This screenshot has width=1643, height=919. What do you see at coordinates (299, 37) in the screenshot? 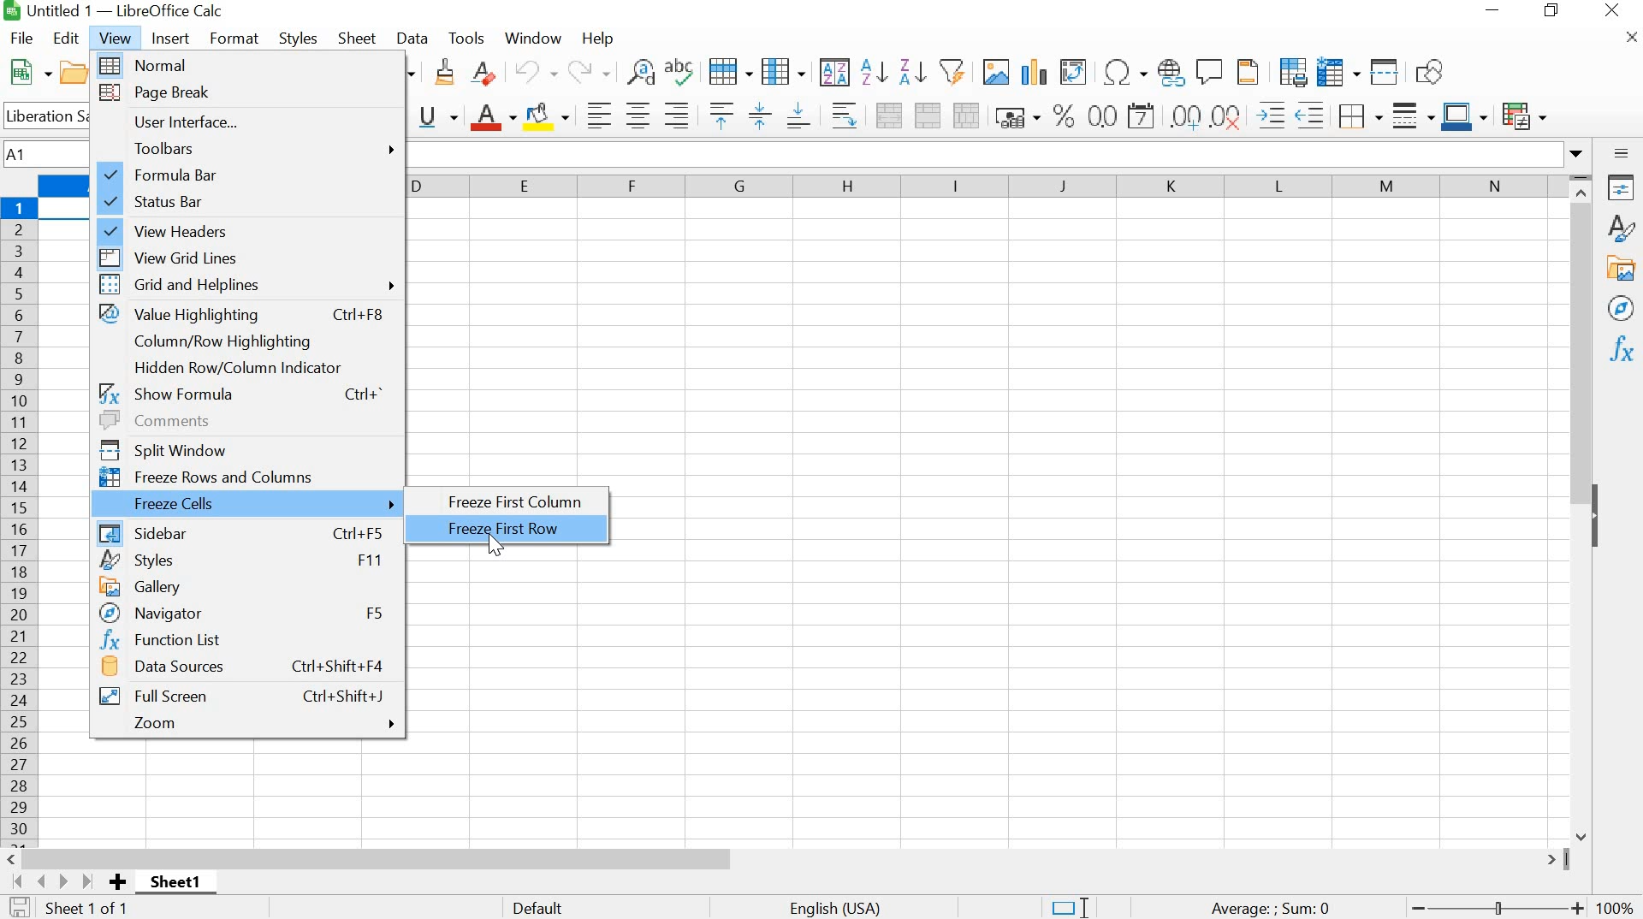
I see `STYLES` at bounding box center [299, 37].